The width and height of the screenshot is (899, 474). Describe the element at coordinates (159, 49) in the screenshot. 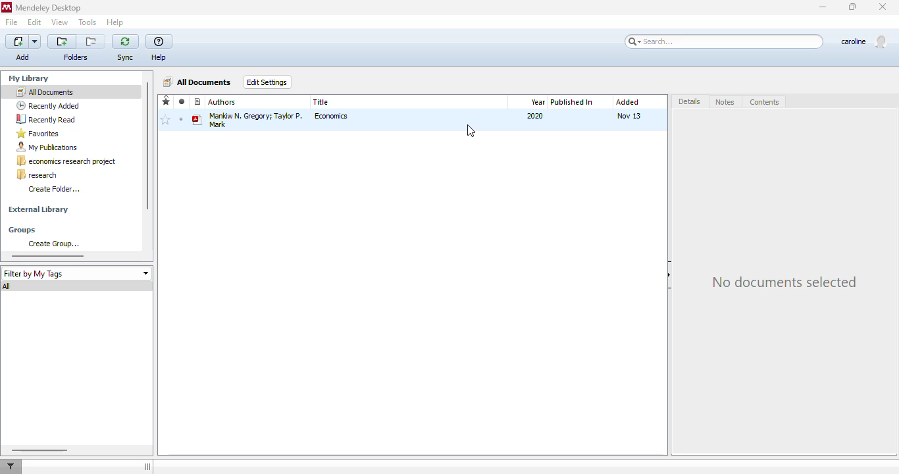

I see `help` at that location.